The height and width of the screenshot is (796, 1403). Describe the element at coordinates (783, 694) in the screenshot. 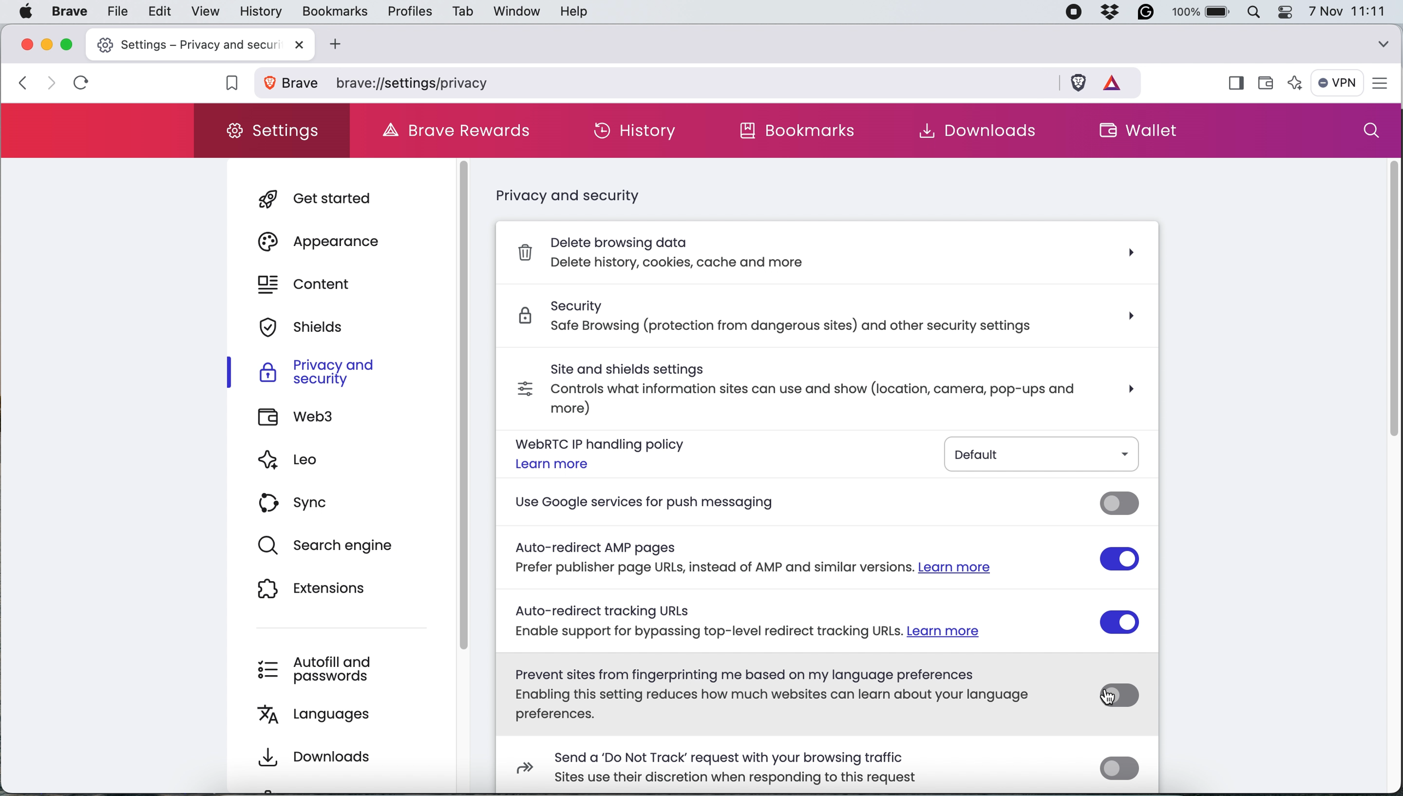

I see `Prevent sites from fingerprinting me based on my language preferences Enabling this setting reduces how much websites can learn about your language preferences.` at that location.